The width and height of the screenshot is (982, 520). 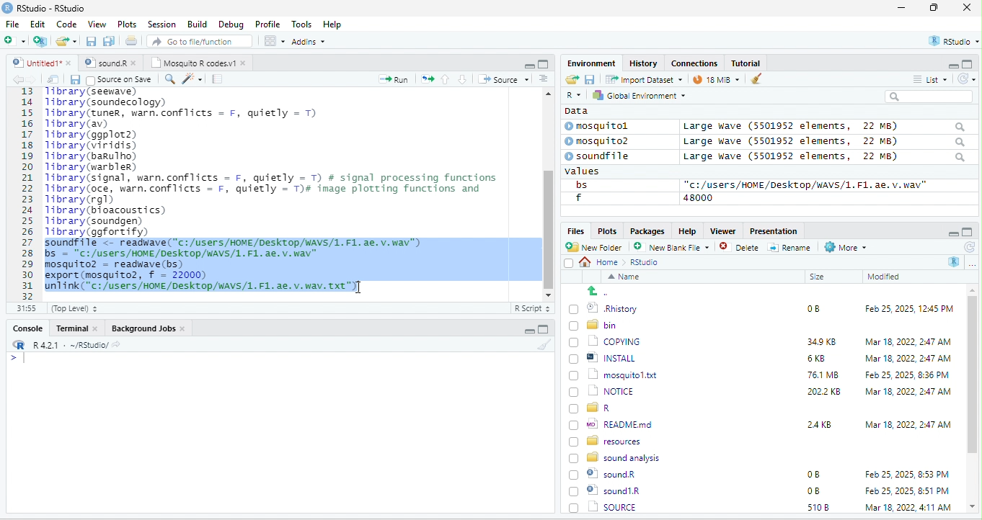 I want to click on 24KB, so click(x=817, y=423).